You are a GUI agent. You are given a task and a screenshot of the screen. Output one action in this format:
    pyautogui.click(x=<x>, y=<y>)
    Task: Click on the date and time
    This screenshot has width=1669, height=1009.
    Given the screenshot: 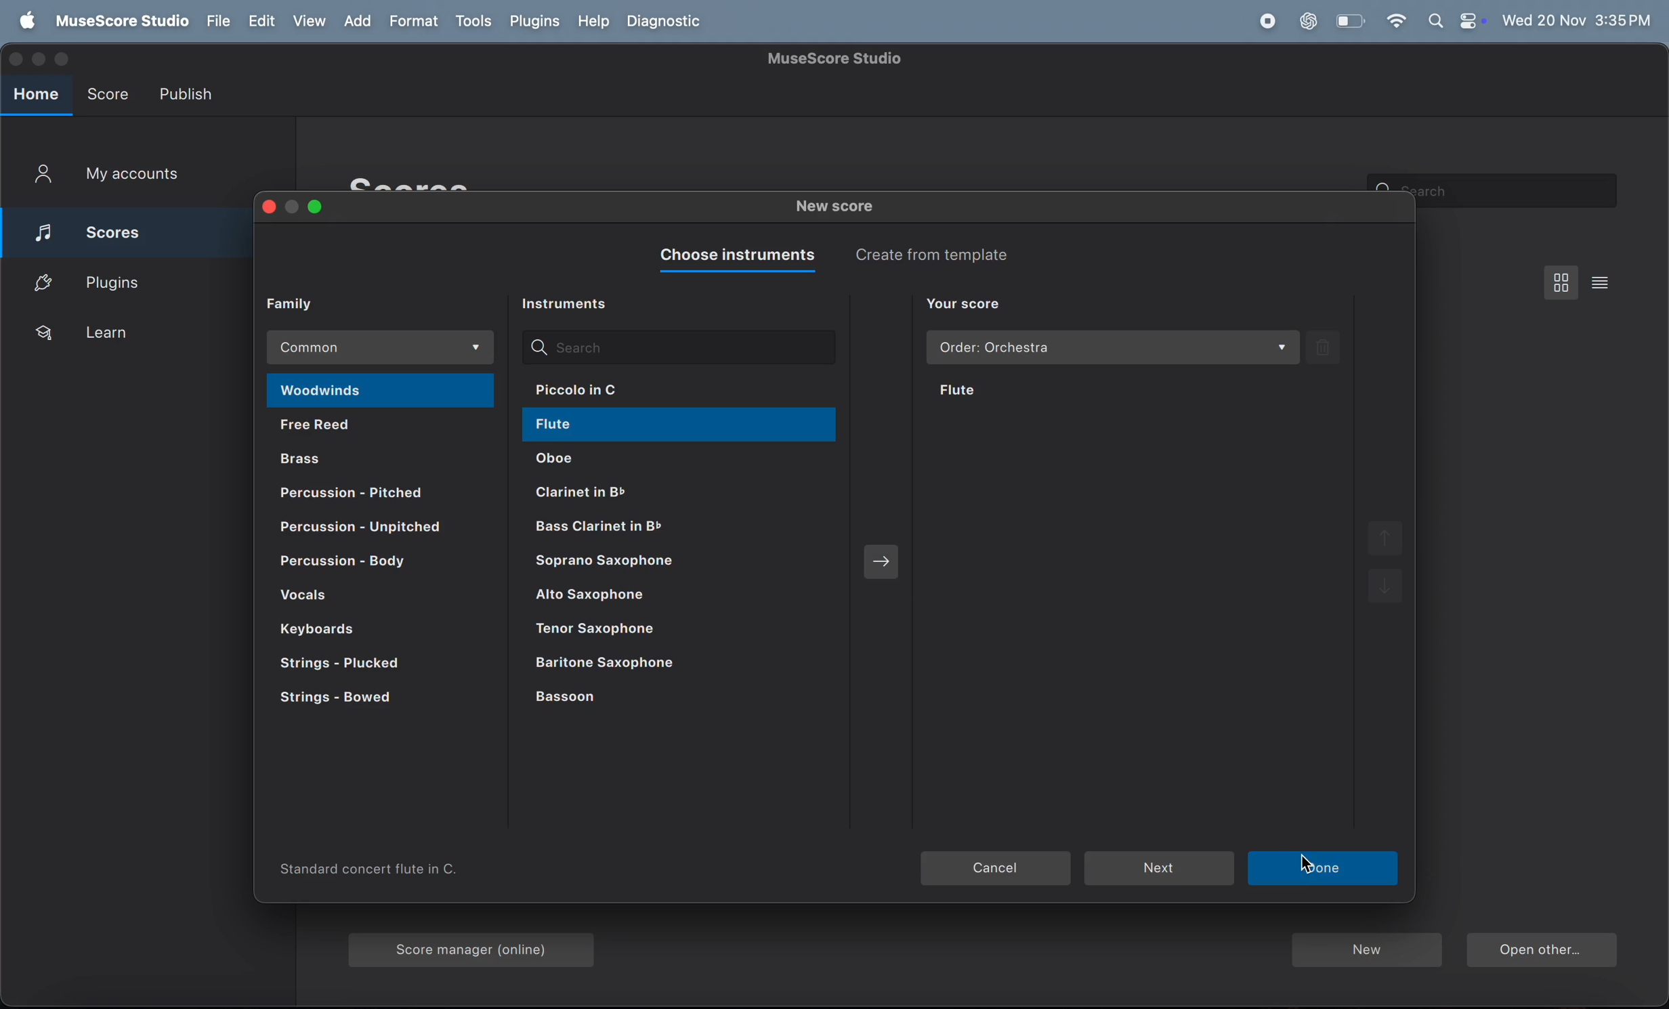 What is the action you would take?
    pyautogui.click(x=1578, y=18)
    